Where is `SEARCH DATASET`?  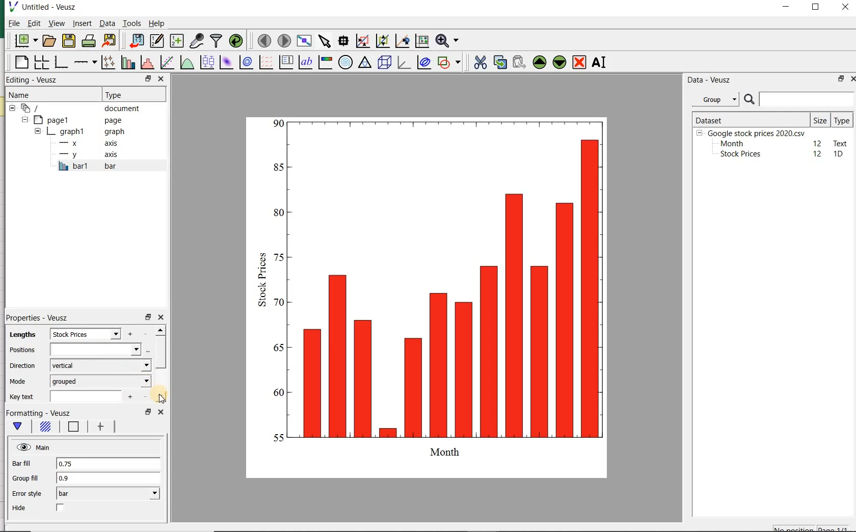 SEARCH DATASET is located at coordinates (799, 99).